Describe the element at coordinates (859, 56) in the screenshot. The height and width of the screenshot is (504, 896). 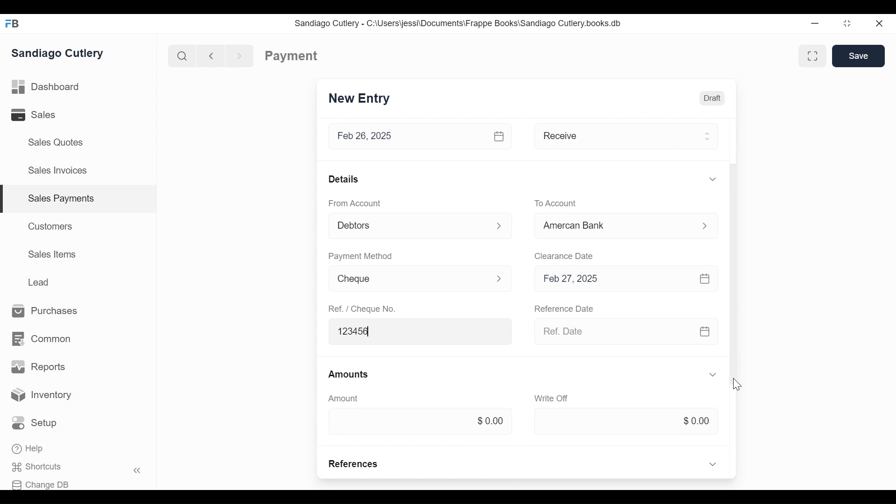
I see `Save` at that location.